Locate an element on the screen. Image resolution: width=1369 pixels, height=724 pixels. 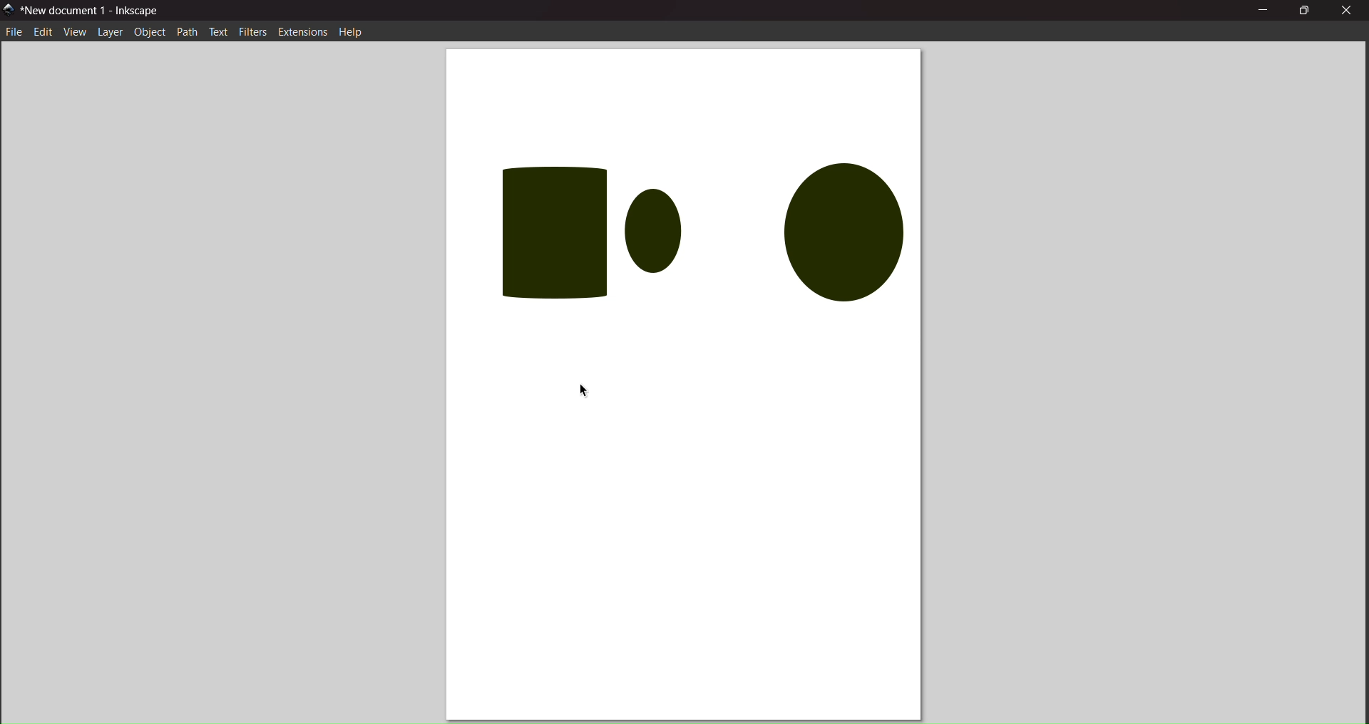
title is located at coordinates (94, 9).